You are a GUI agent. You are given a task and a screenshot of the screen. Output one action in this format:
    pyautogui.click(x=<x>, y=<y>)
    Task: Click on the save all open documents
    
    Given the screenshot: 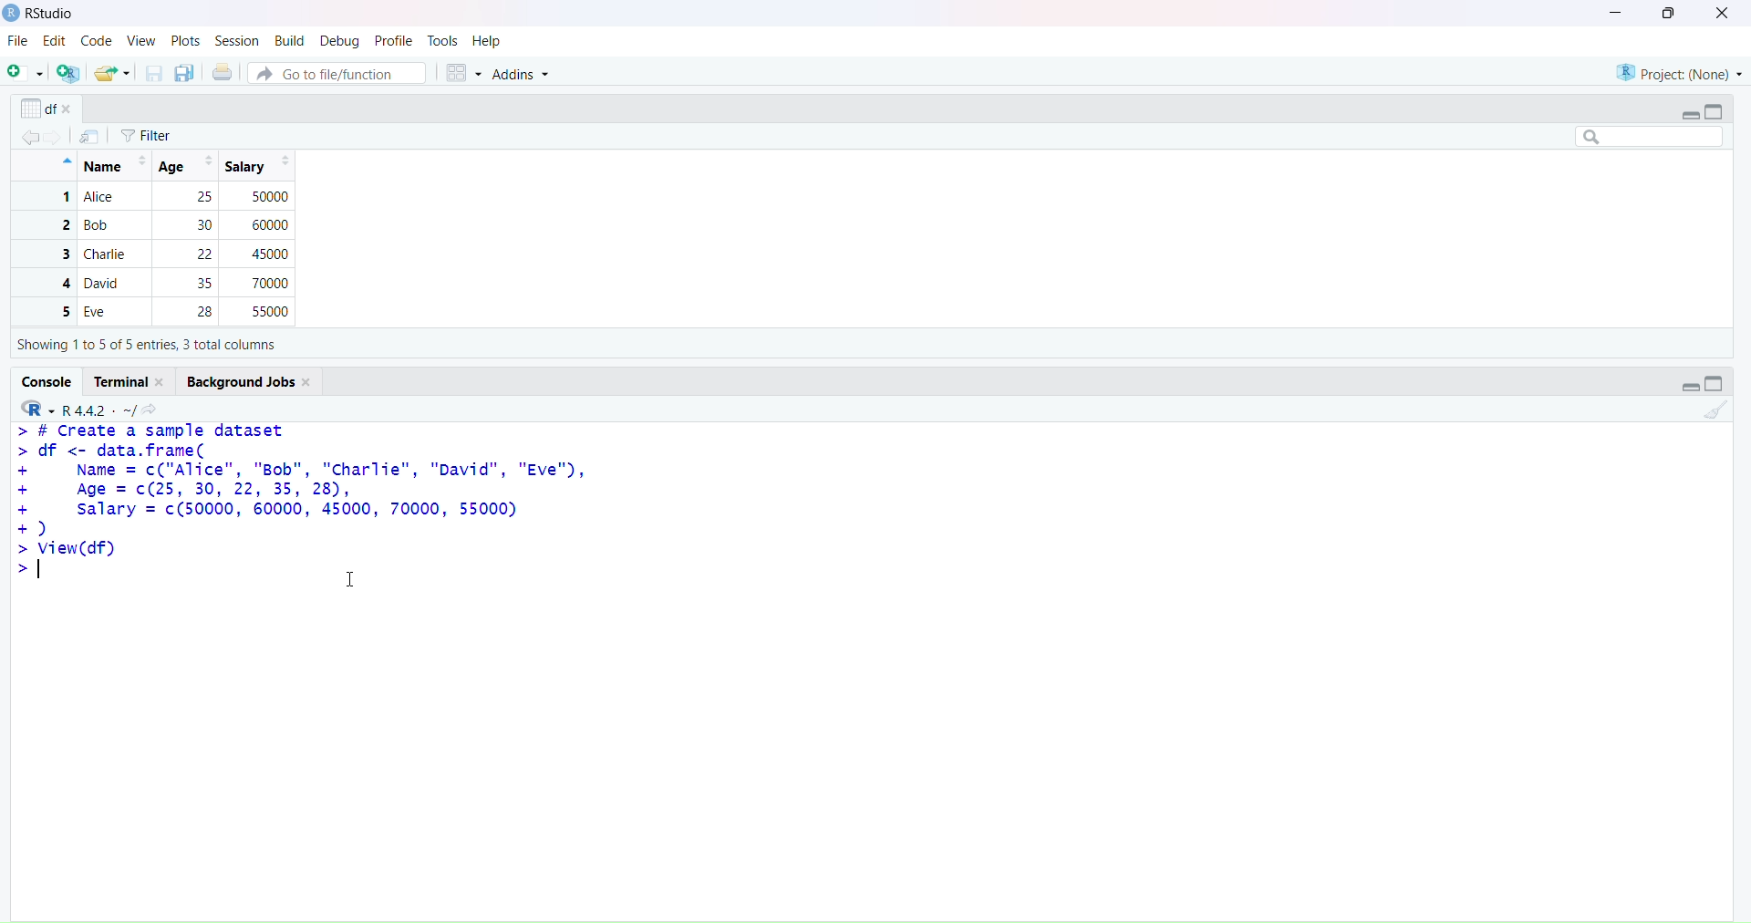 What is the action you would take?
    pyautogui.click(x=185, y=72)
    